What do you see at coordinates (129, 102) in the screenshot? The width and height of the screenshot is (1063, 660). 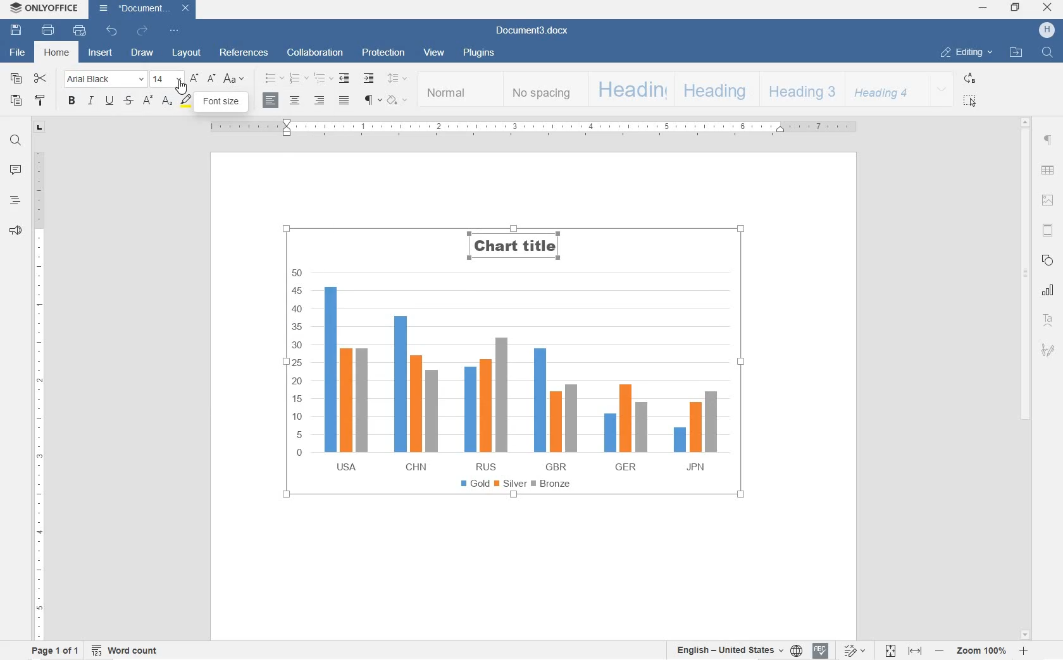 I see `STRIKETHROUGH` at bounding box center [129, 102].